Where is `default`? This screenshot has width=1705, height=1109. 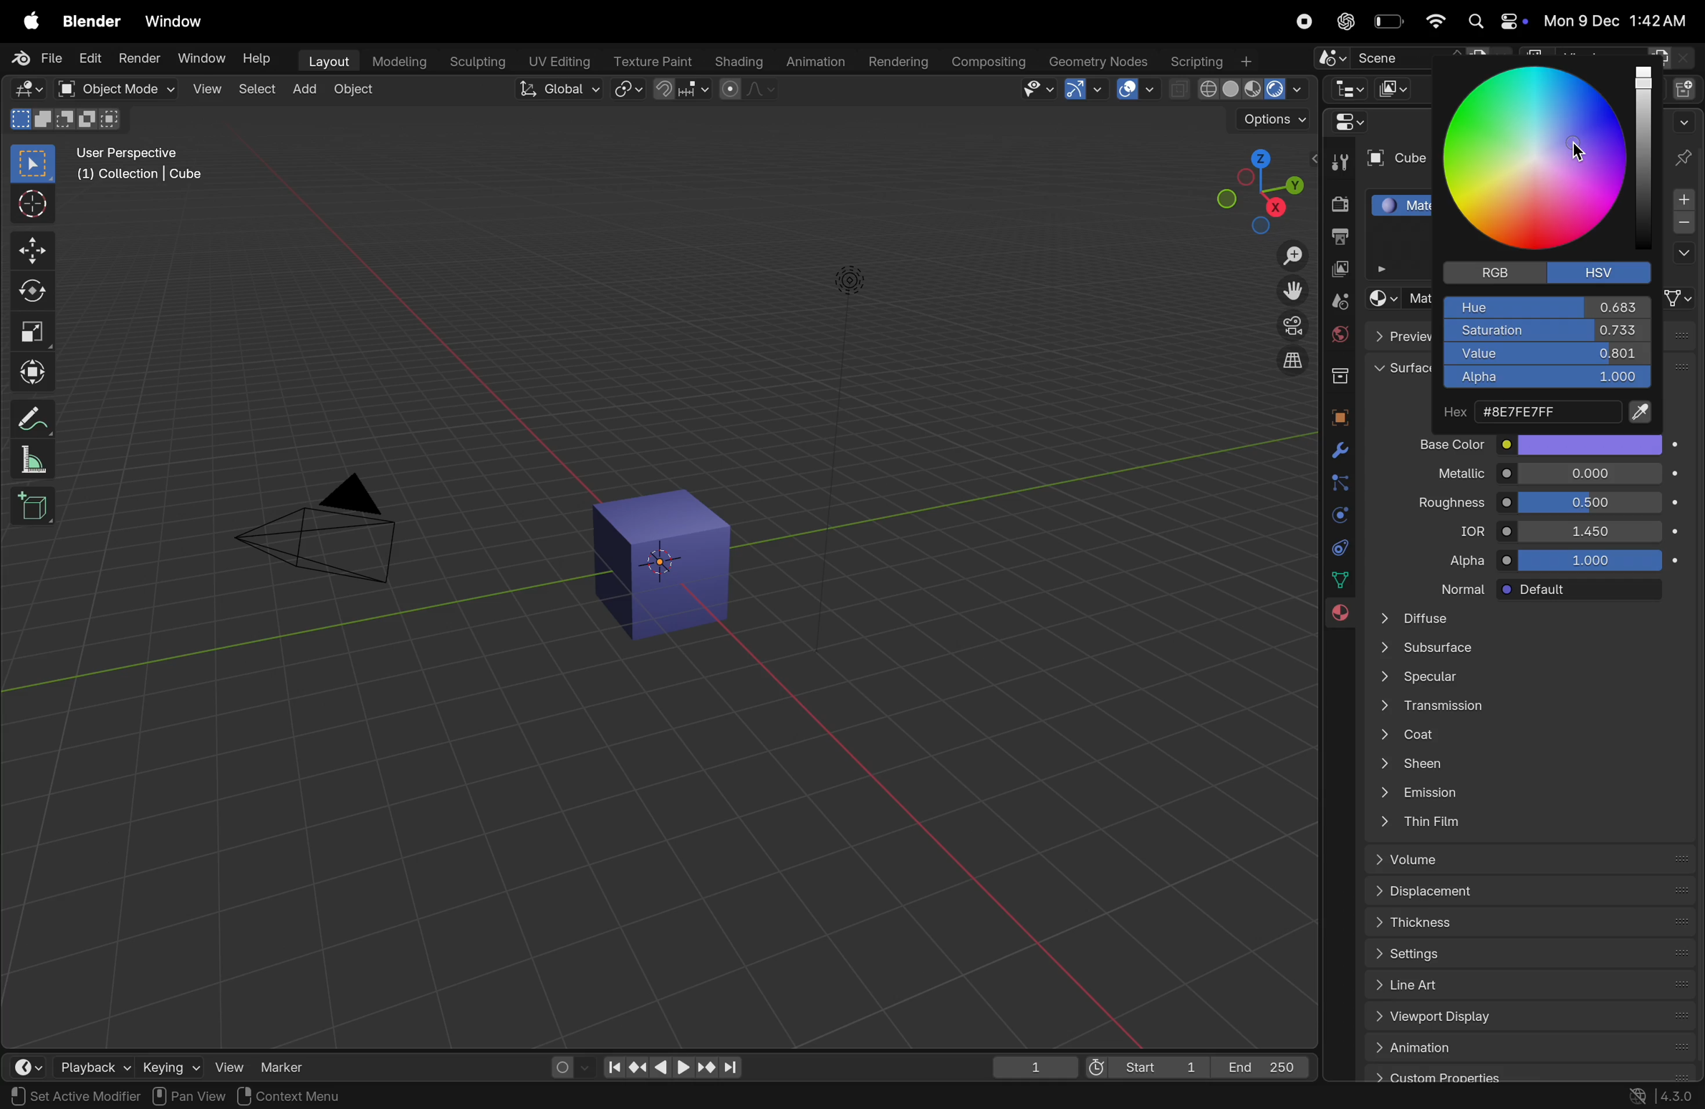
default is located at coordinates (1591, 590).